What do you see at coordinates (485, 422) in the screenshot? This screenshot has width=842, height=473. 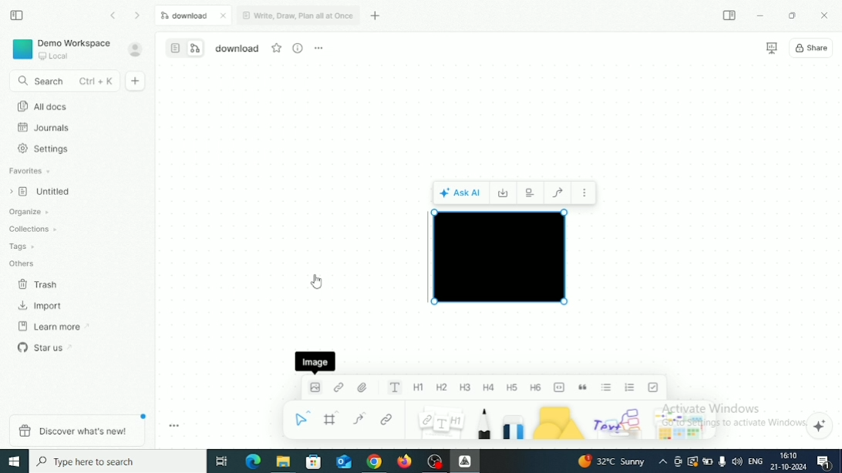 I see `Pen` at bounding box center [485, 422].